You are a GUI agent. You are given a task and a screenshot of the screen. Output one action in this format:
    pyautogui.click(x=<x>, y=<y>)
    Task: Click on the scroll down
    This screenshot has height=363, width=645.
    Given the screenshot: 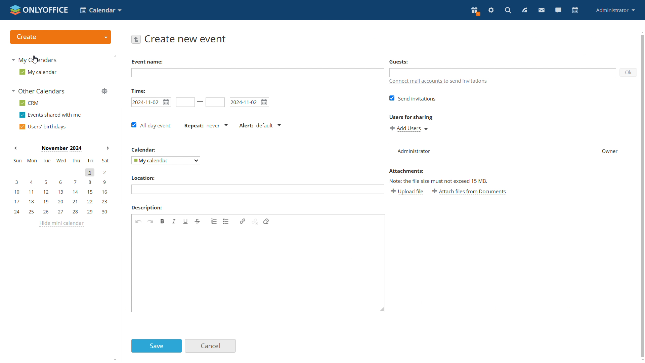 What is the action you would take?
    pyautogui.click(x=641, y=360)
    